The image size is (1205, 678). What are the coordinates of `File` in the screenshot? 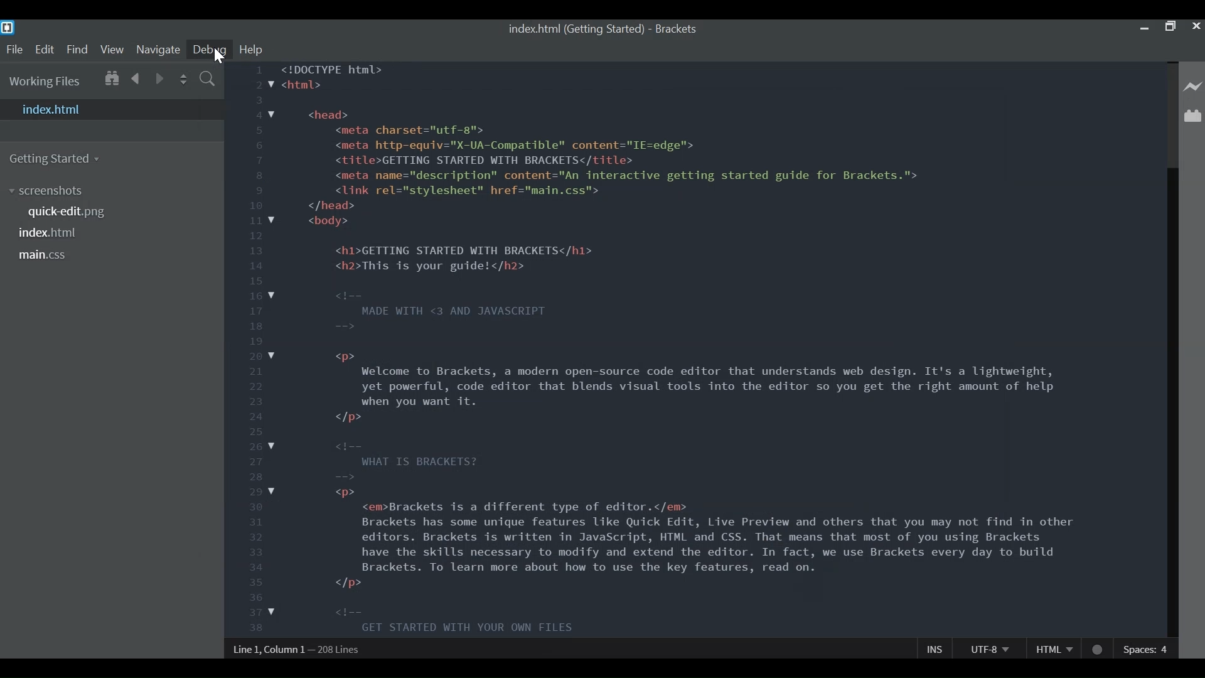 It's located at (14, 50).